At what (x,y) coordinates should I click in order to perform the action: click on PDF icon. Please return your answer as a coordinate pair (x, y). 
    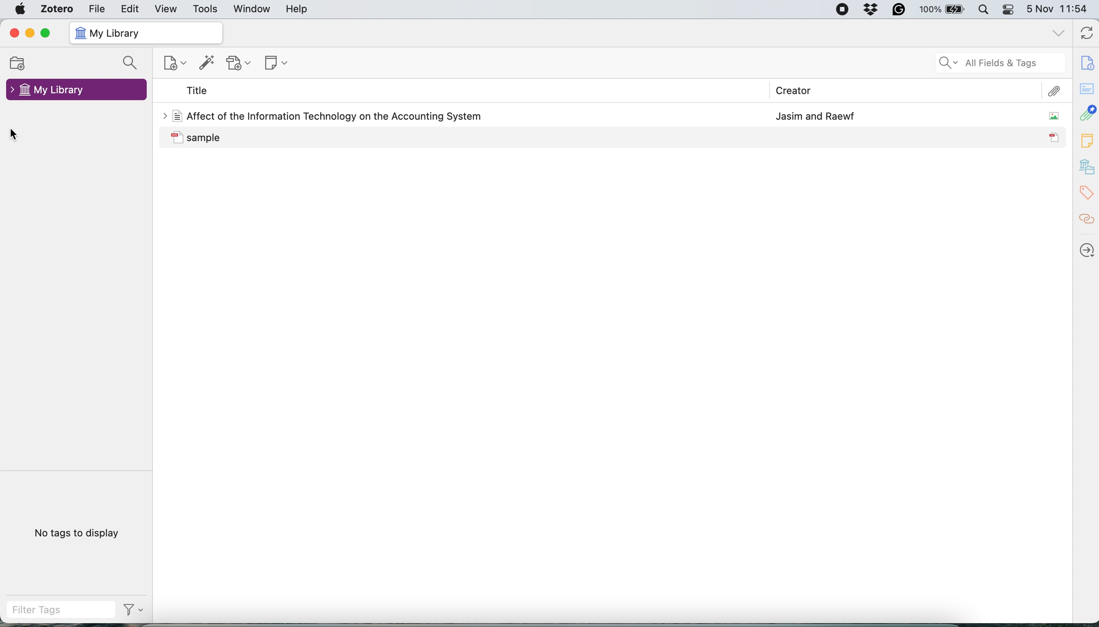
    Looking at the image, I should click on (1055, 139).